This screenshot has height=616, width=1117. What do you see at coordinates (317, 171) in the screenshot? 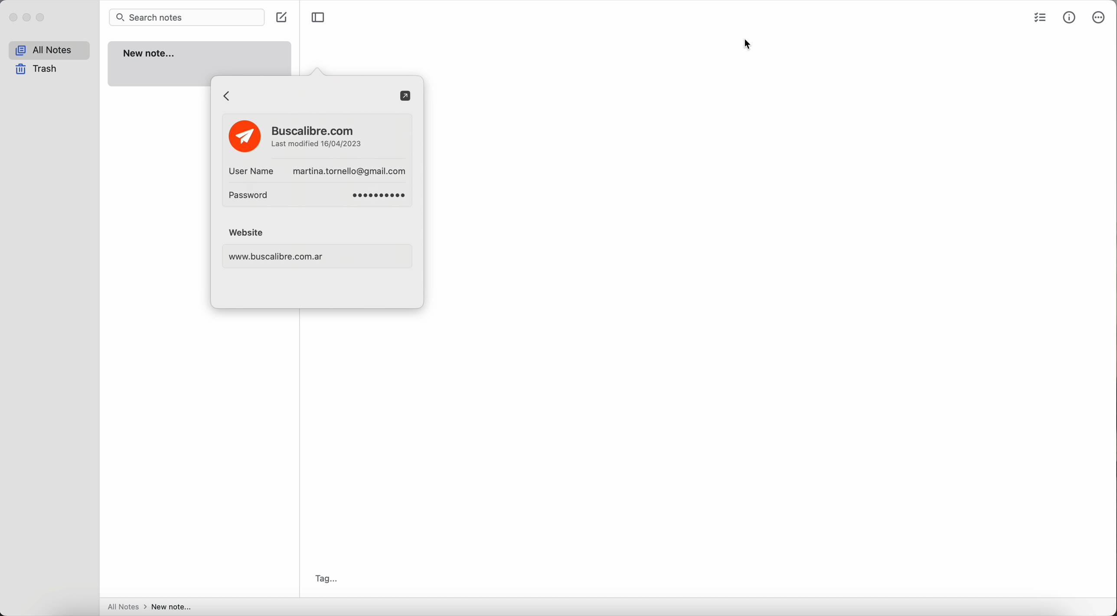
I see `user name` at bounding box center [317, 171].